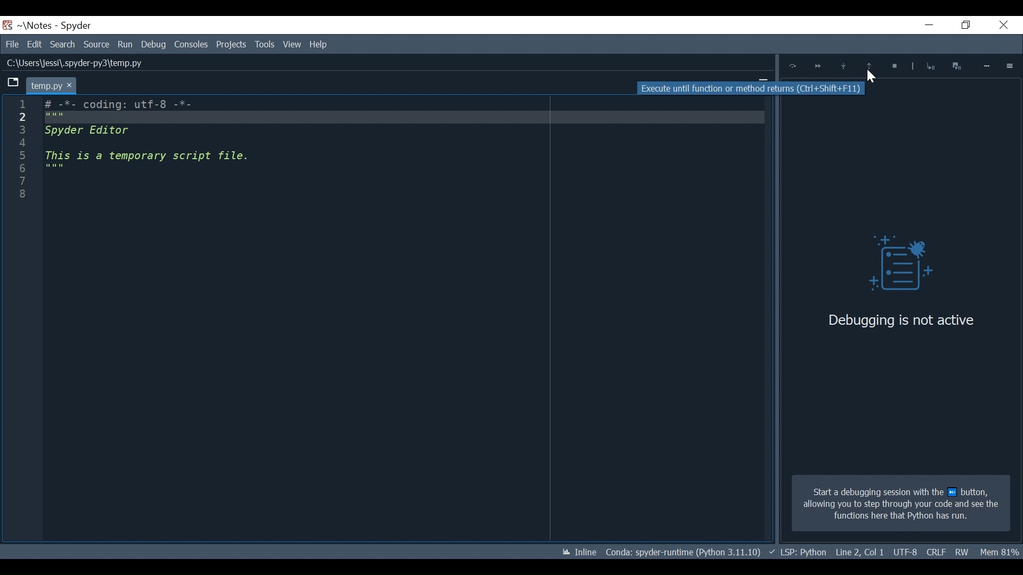  Describe the element at coordinates (72, 63) in the screenshot. I see `File Path` at that location.